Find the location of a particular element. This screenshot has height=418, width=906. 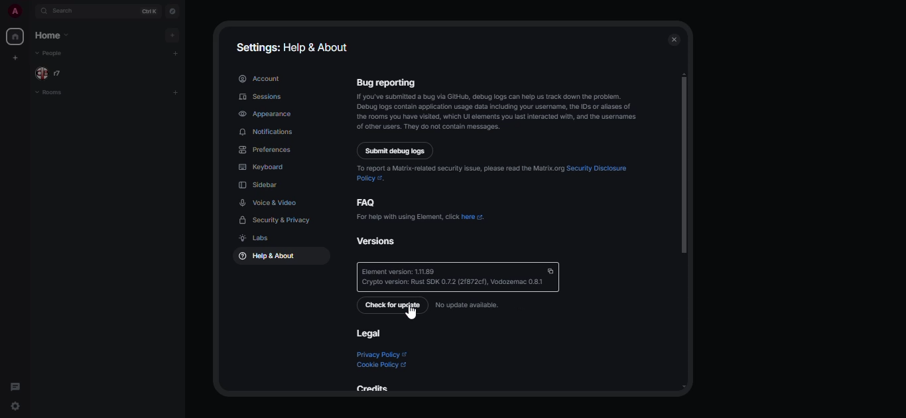

home is located at coordinates (57, 36).